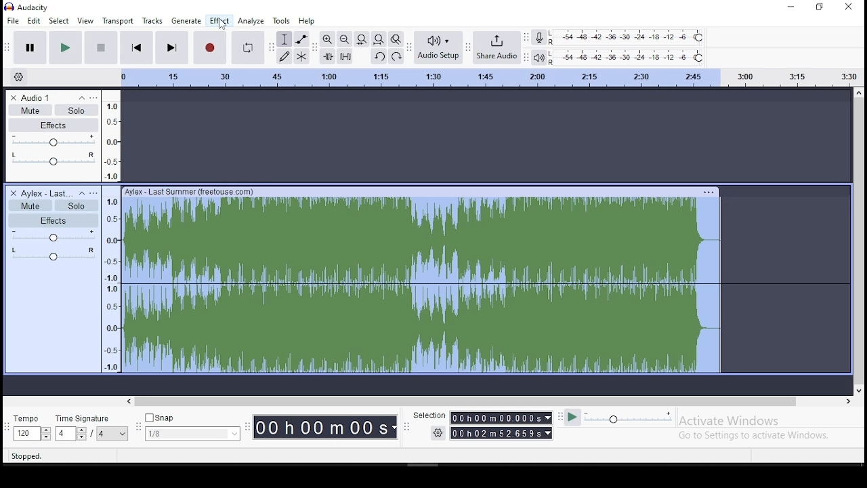 The height and width of the screenshot is (488, 867). What do you see at coordinates (85, 22) in the screenshot?
I see `view` at bounding box center [85, 22].